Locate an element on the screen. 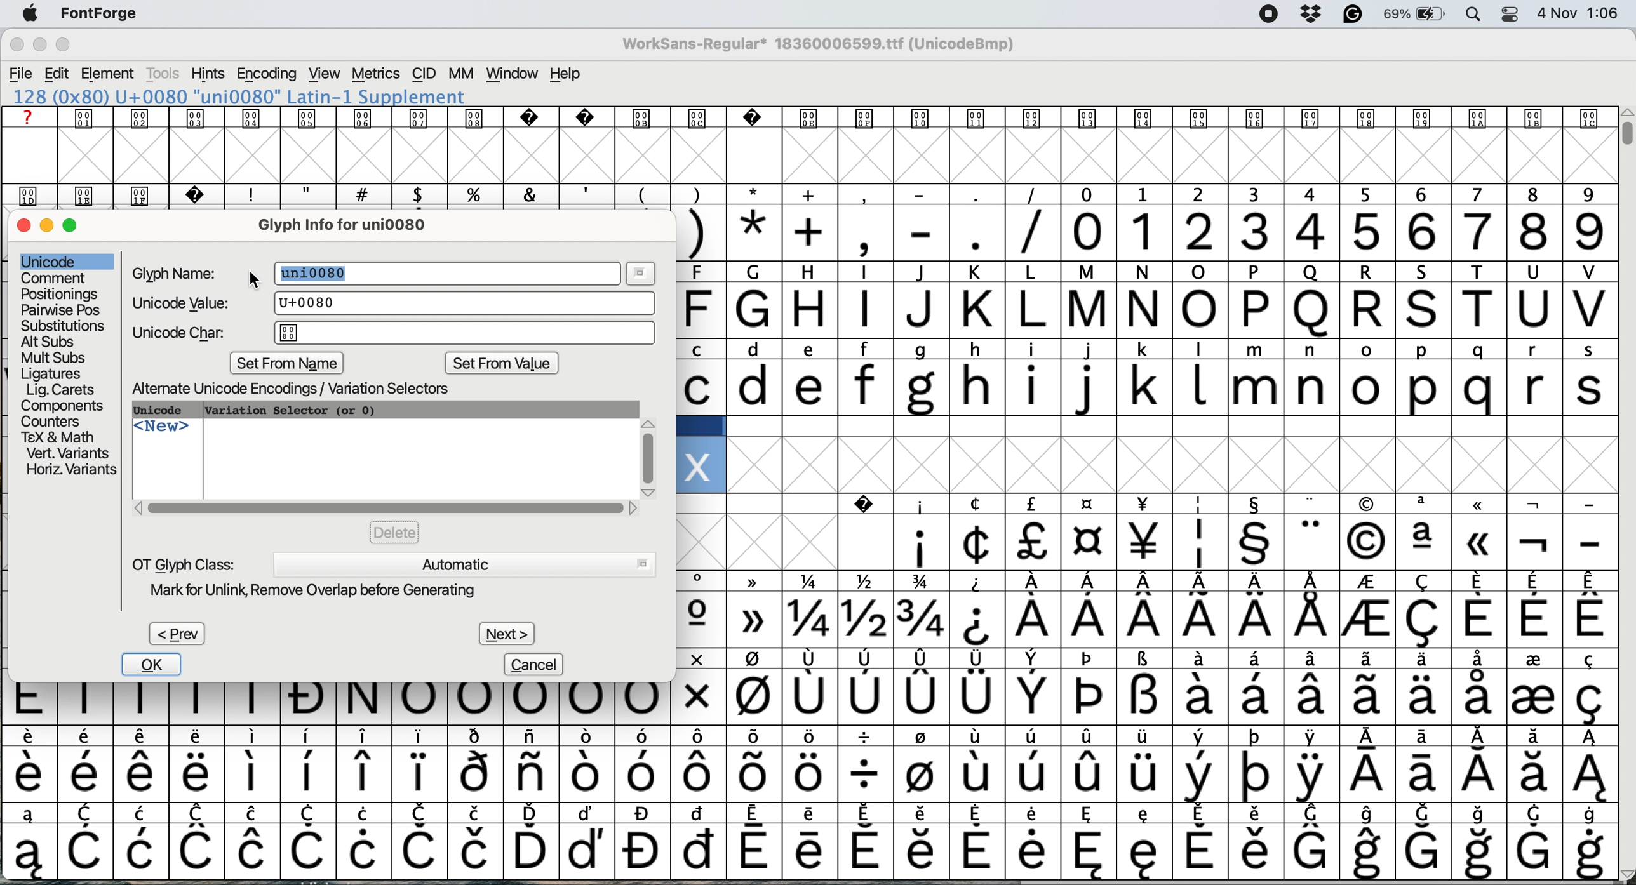 Image resolution: width=1636 pixels, height=885 pixels. special characters is located at coordinates (806, 851).